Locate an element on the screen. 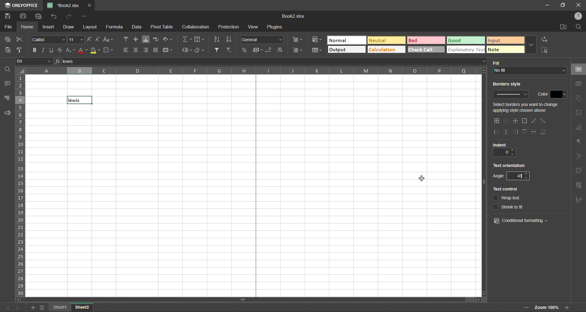  add sheet is located at coordinates (32, 307).